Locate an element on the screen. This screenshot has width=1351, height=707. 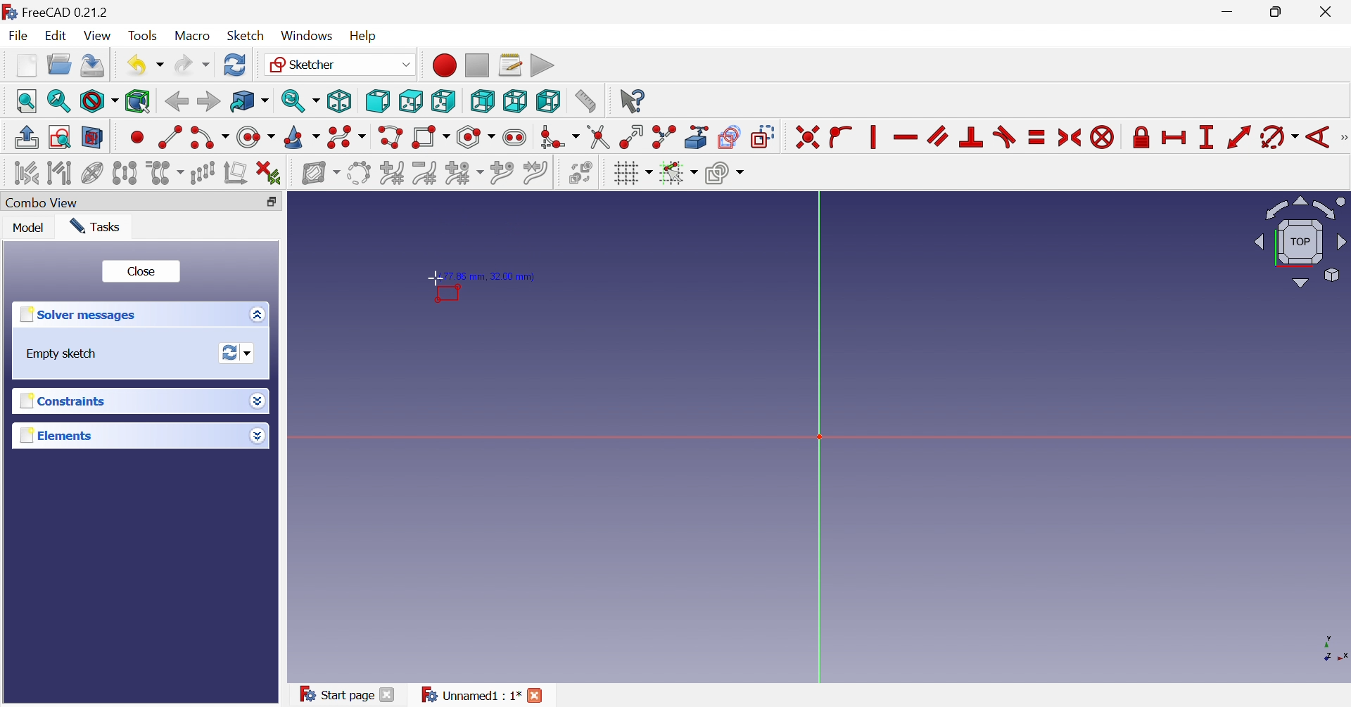
Create rectangle is located at coordinates (430, 138).